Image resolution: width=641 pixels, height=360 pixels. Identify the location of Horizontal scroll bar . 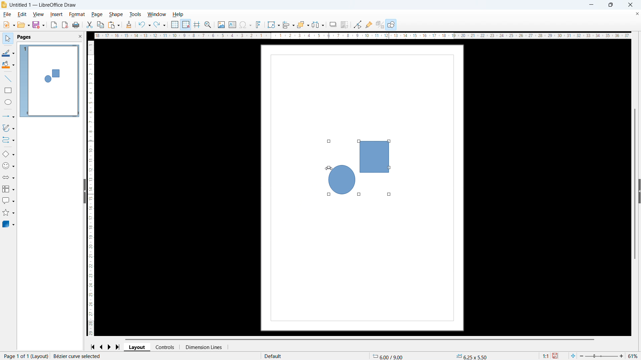
(360, 339).